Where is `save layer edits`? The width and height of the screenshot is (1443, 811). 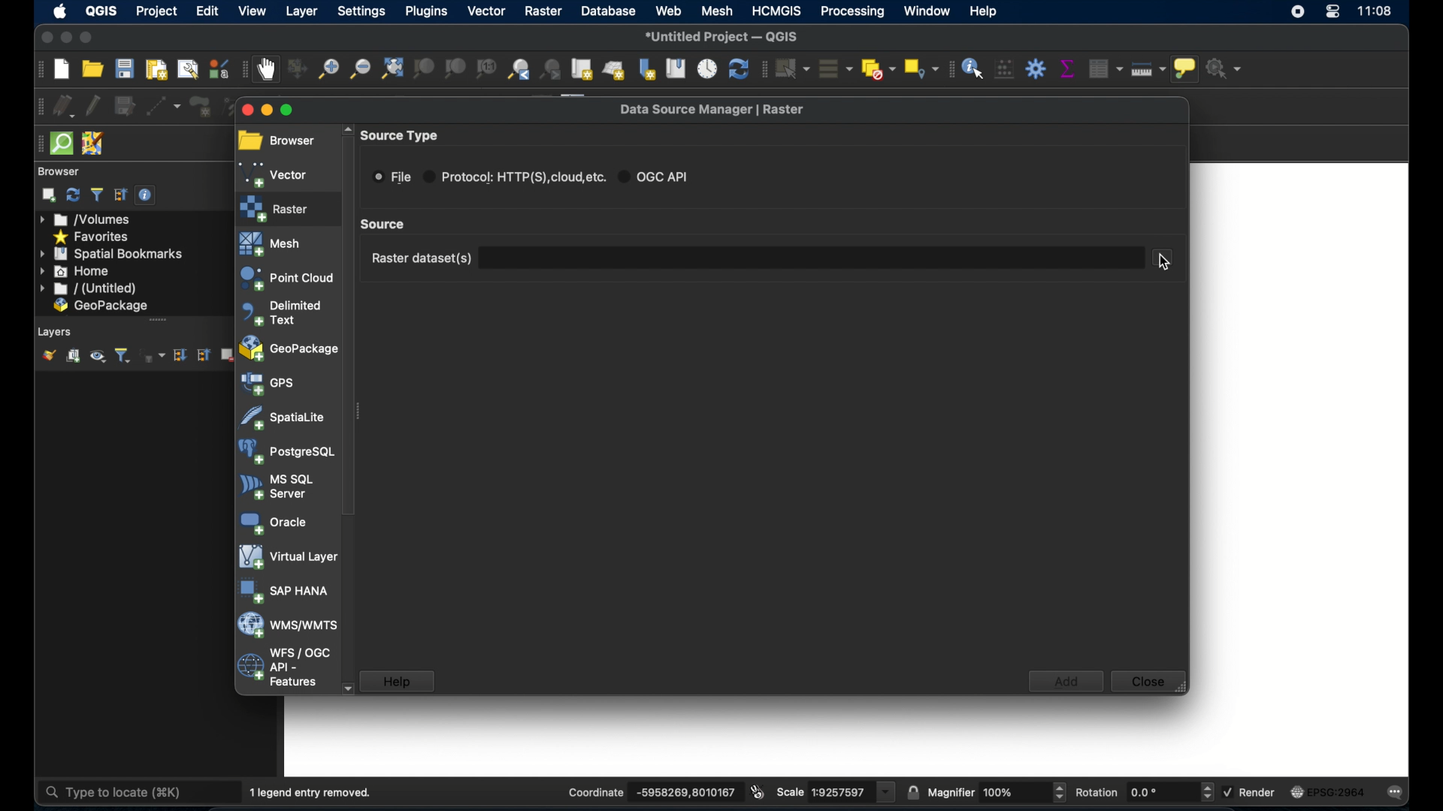 save layer edits is located at coordinates (124, 104).